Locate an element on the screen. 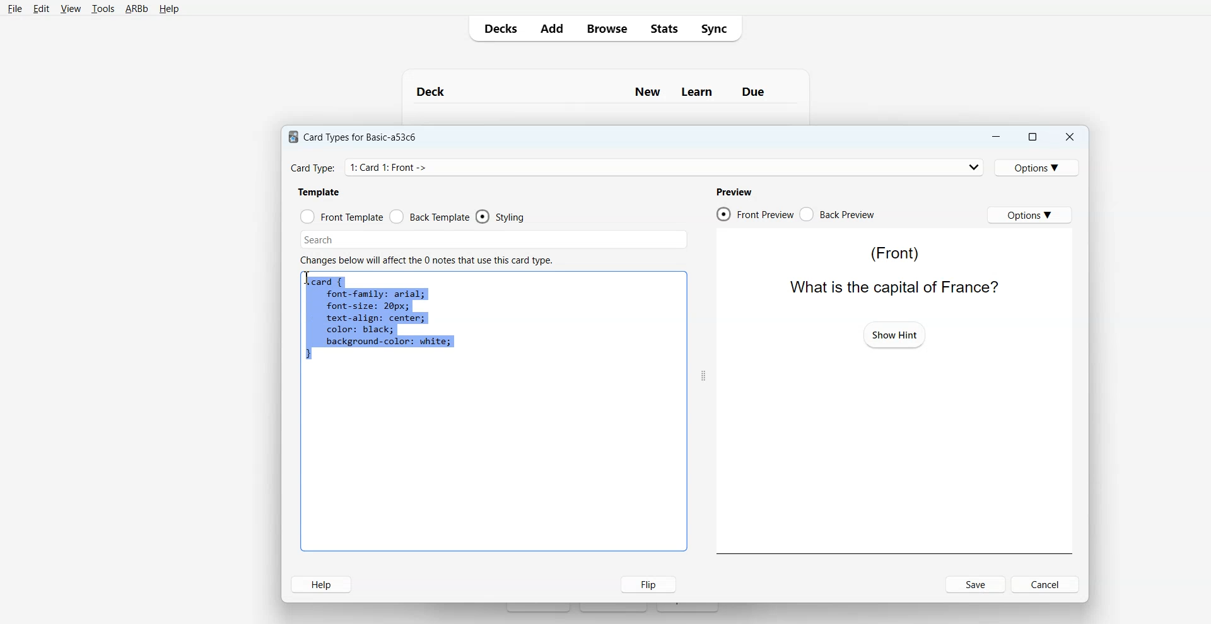 The height and width of the screenshot is (624, 1211). Deck New Learn Due is located at coordinates (597, 91).